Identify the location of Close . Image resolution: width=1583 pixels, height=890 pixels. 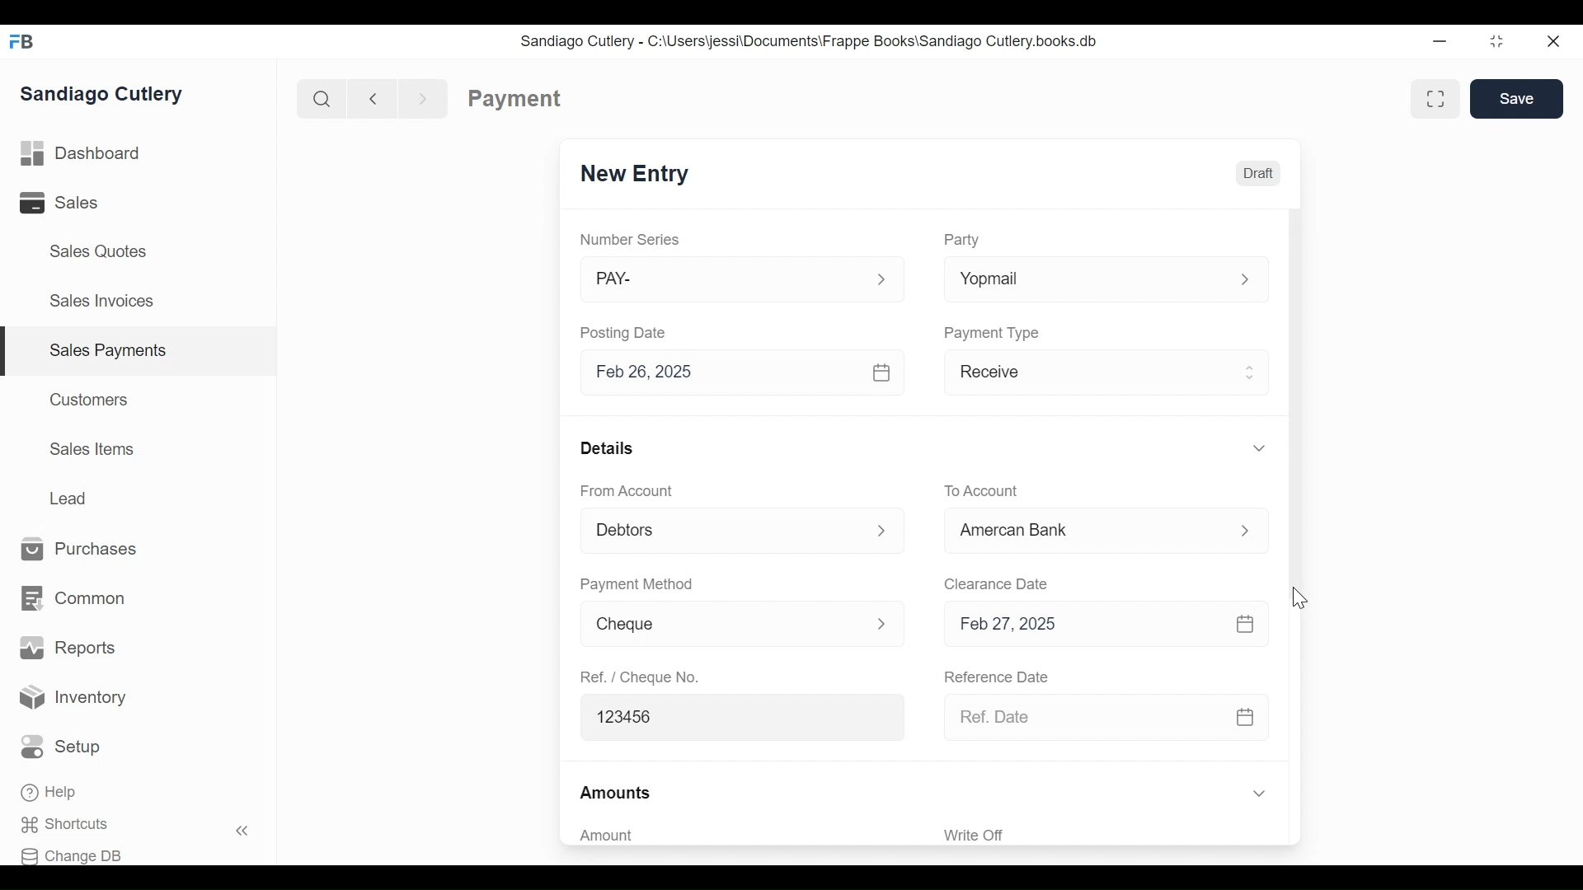
(1555, 41).